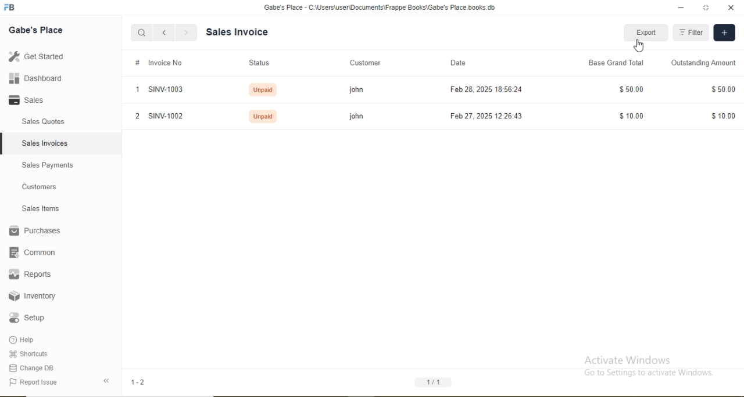 The image size is (744, 397). I want to click on Gabe's Place, so click(37, 30).